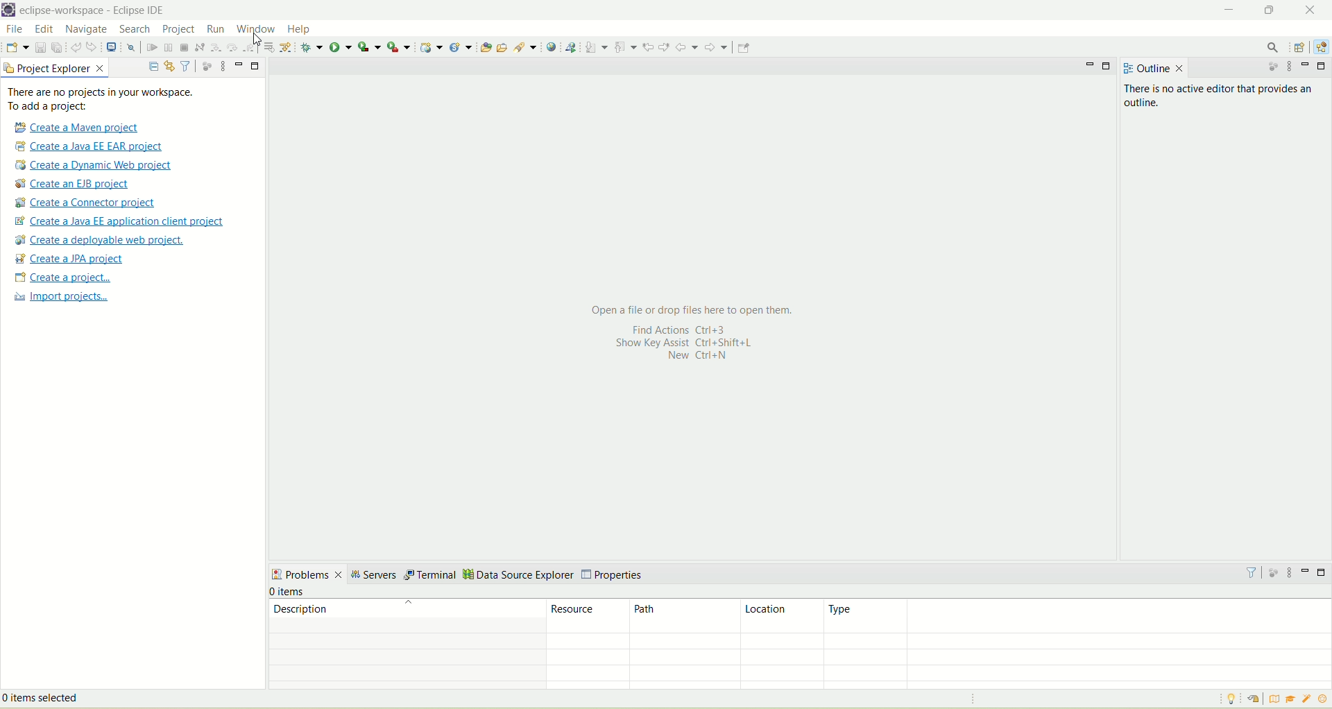 The width and height of the screenshot is (1332, 709). What do you see at coordinates (1291, 699) in the screenshot?
I see `tutorial` at bounding box center [1291, 699].